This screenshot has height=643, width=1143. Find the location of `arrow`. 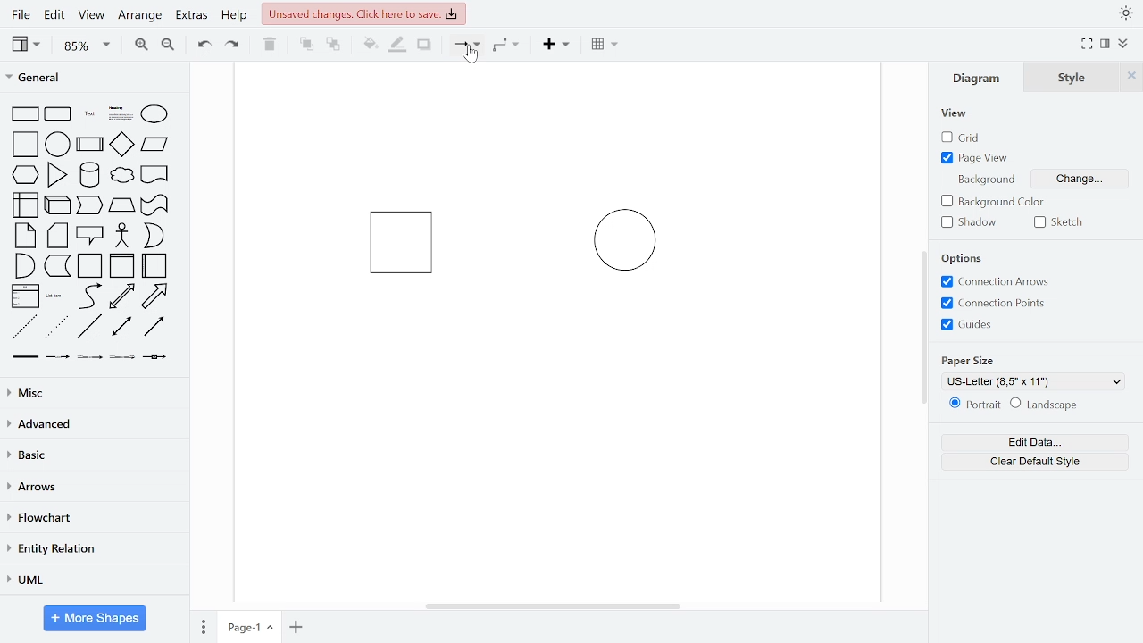

arrow is located at coordinates (154, 296).